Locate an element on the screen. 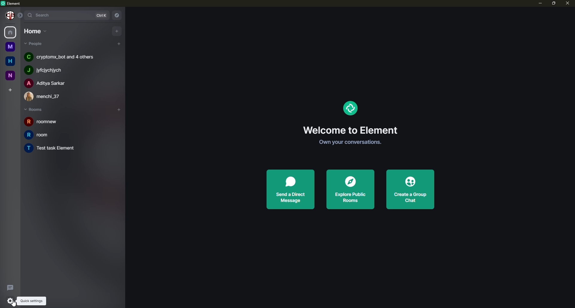  room is located at coordinates (43, 135).